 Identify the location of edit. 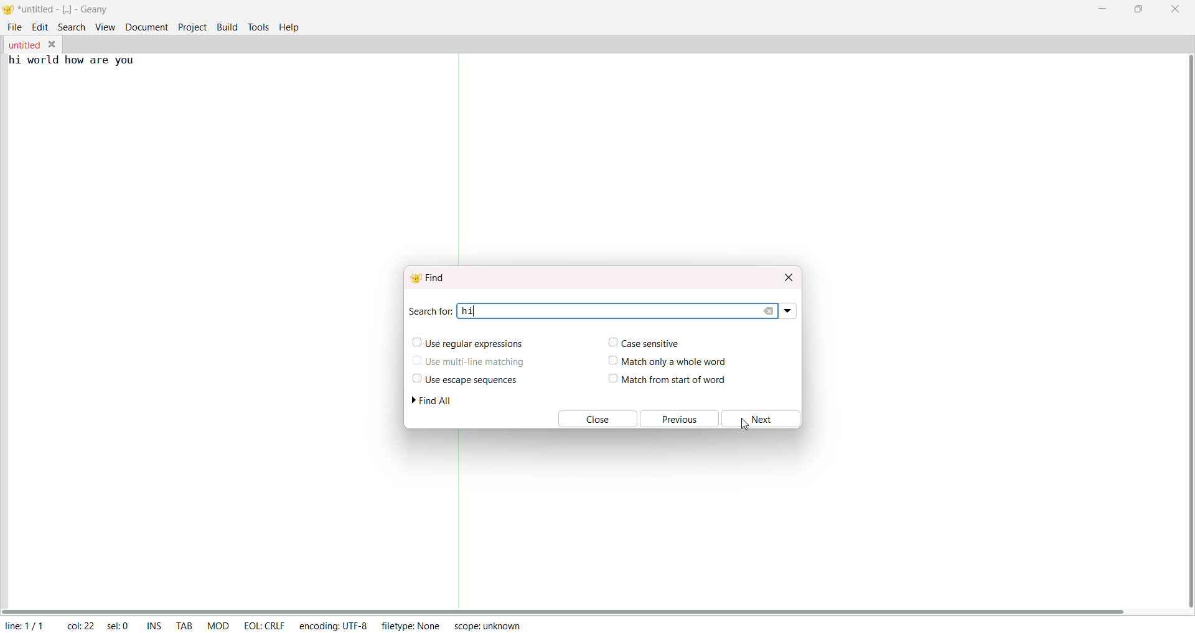
(37, 26).